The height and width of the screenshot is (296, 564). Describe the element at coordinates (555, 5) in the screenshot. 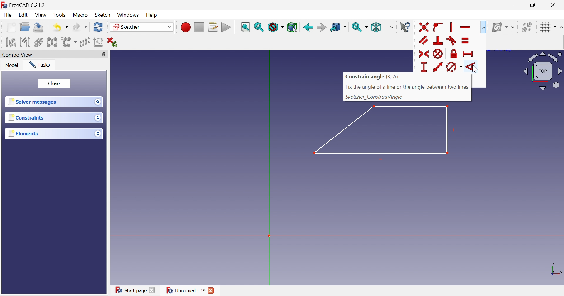

I see `Close` at that location.